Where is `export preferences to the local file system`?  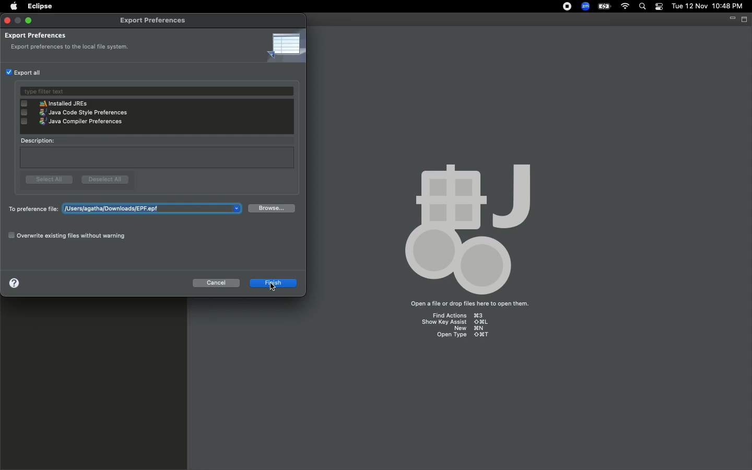 export preferences to the local file system is located at coordinates (68, 48).